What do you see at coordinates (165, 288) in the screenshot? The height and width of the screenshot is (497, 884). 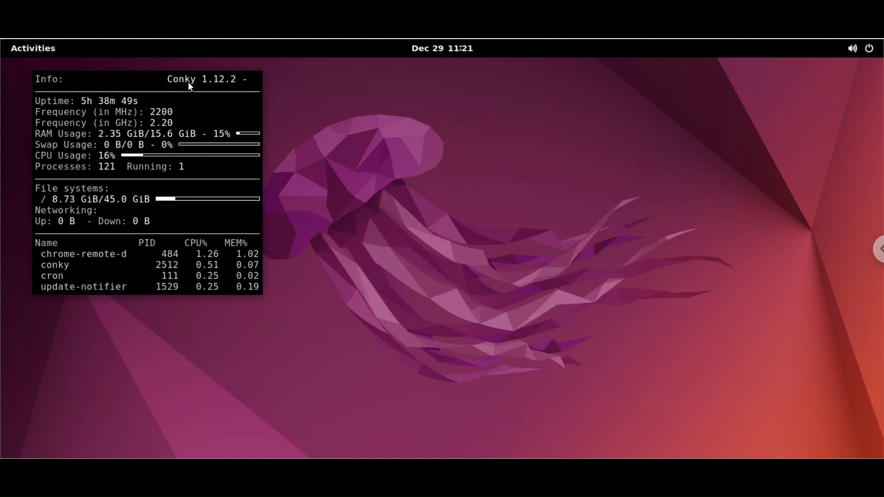 I see `1529` at bounding box center [165, 288].